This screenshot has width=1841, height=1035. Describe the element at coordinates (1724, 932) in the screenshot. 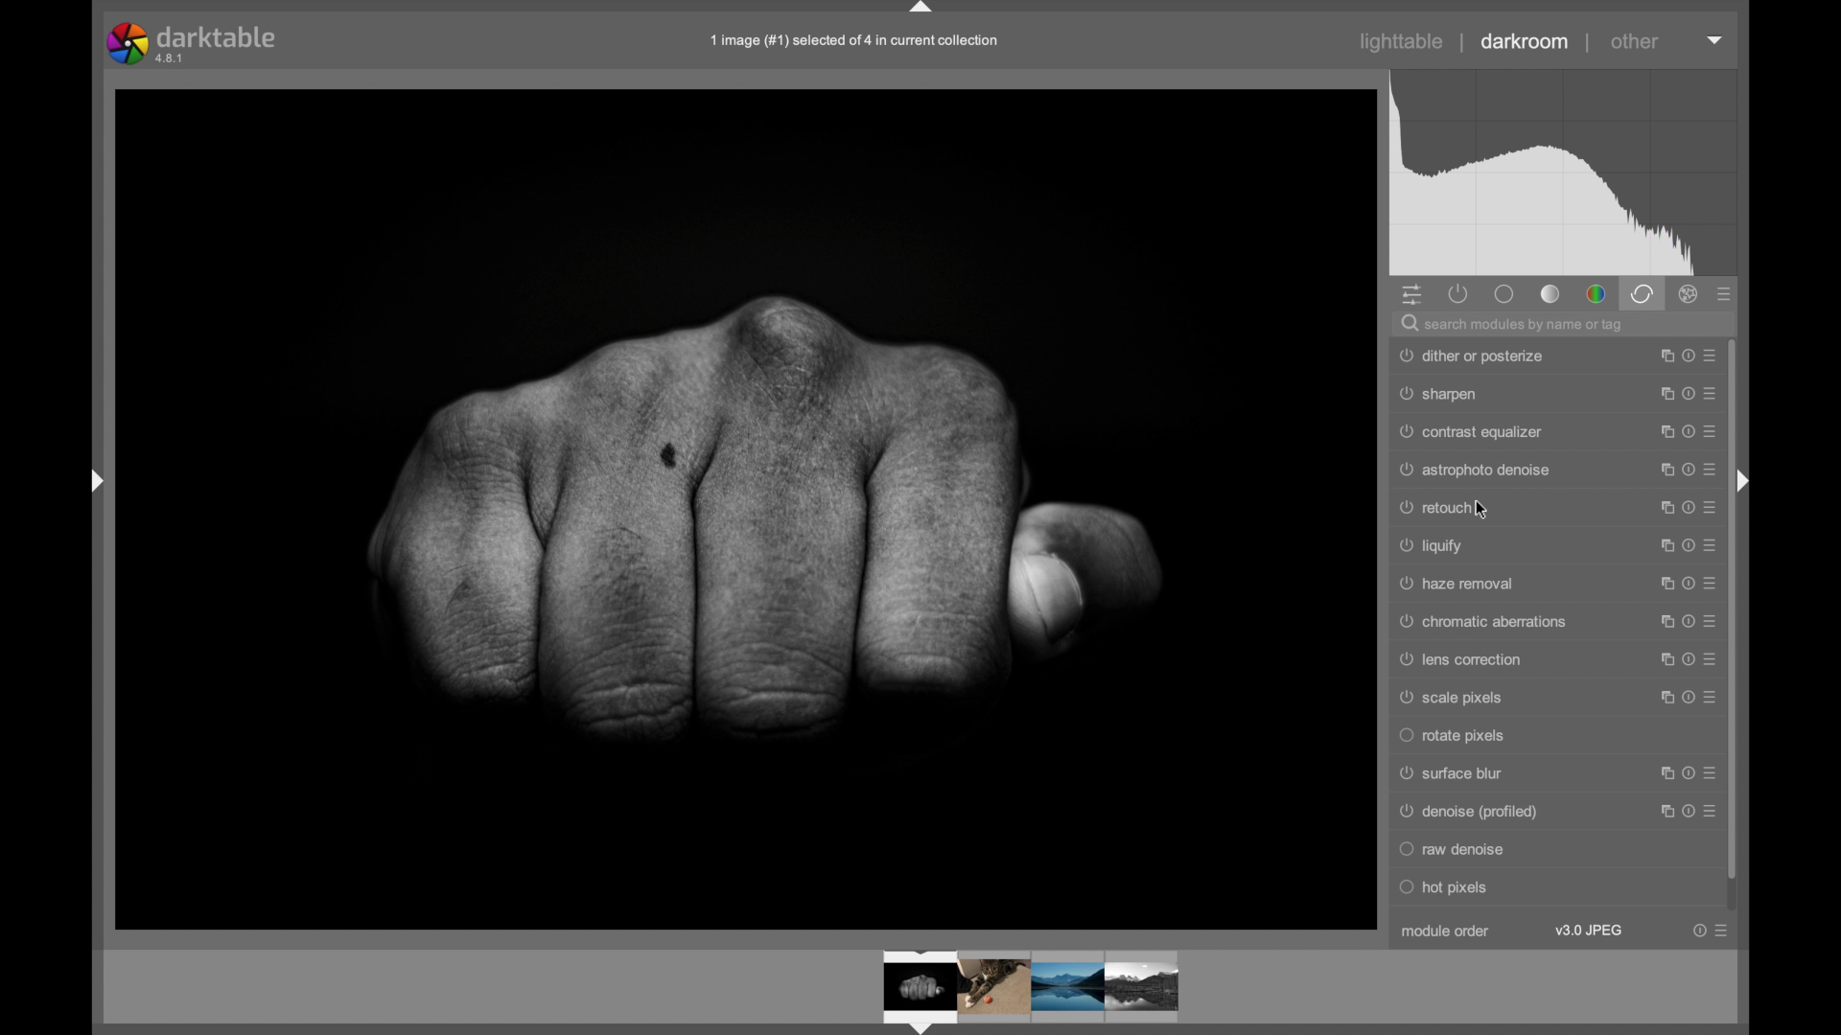

I see `more options` at that location.